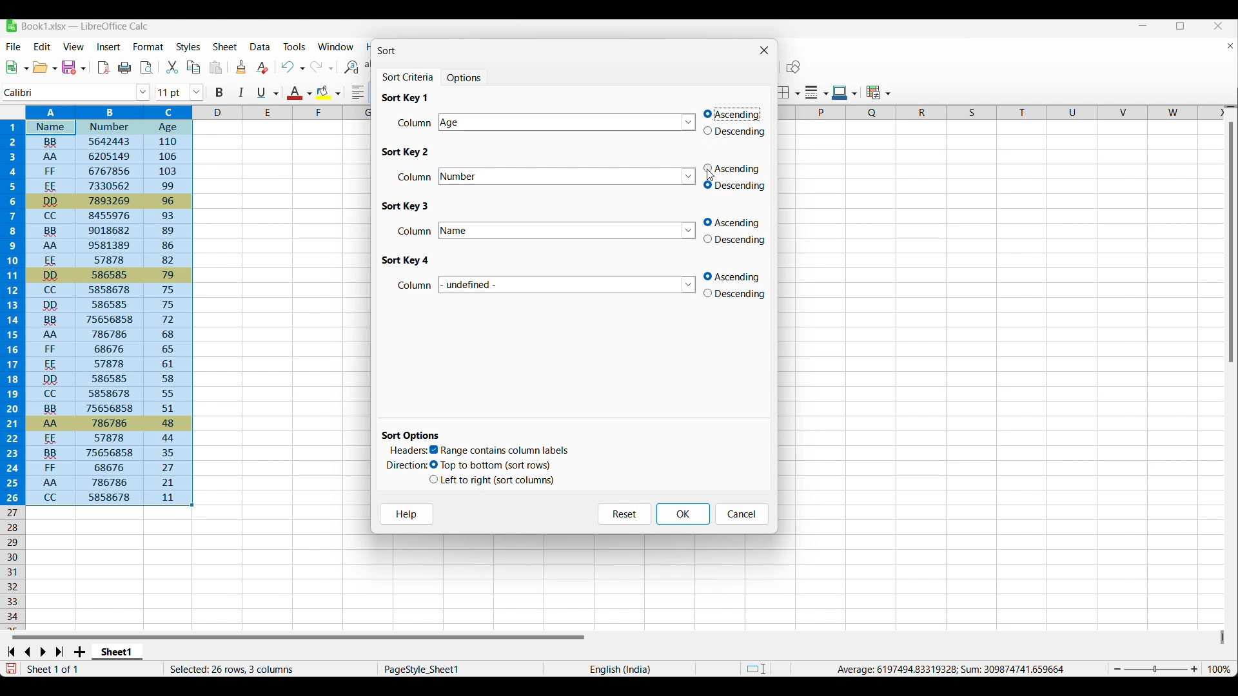  Describe the element at coordinates (737, 276) in the screenshot. I see `ascending` at that location.